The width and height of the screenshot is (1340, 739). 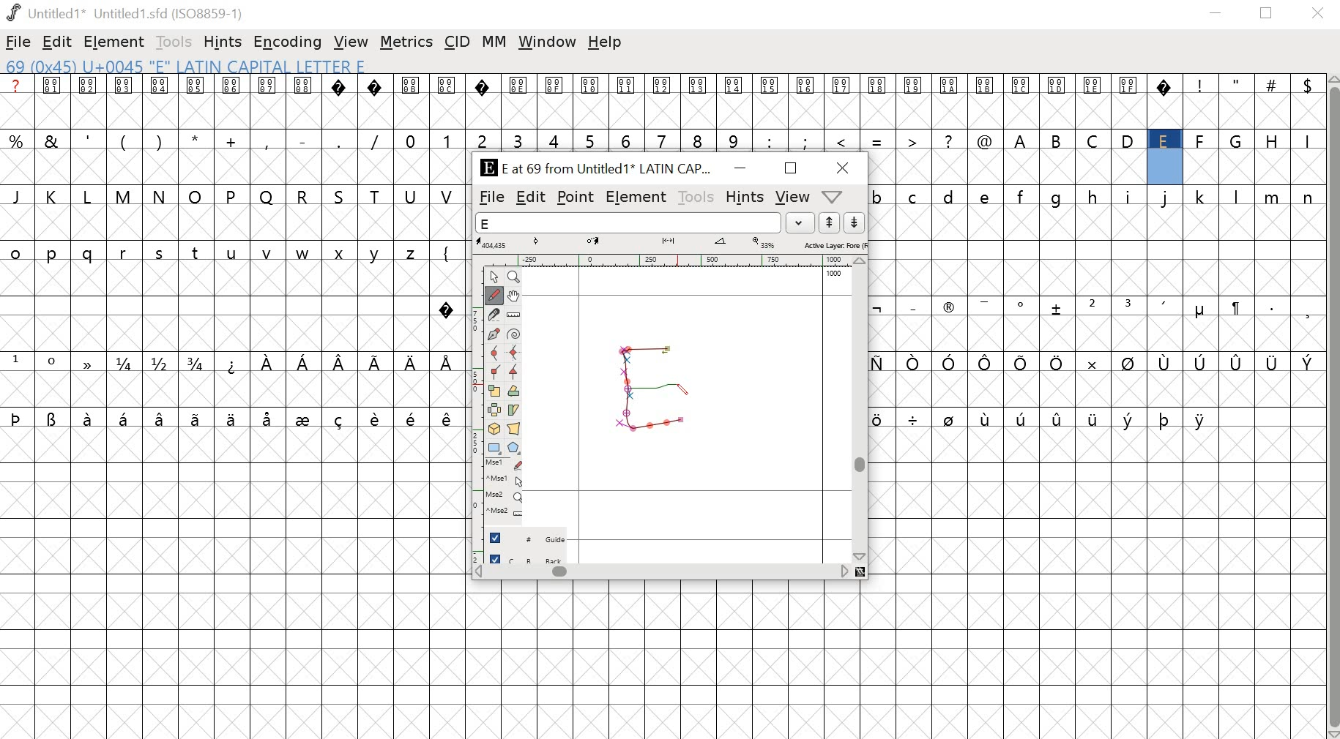 I want to click on uppercase alphabets, so click(x=1160, y=140).